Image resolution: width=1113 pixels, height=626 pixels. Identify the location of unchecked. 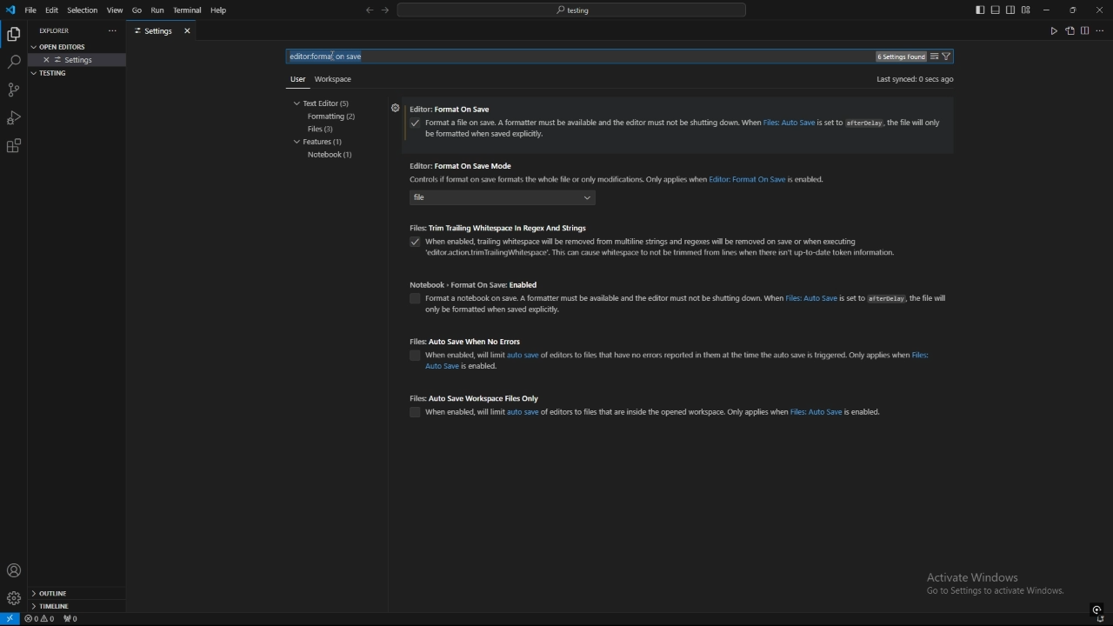
(415, 300).